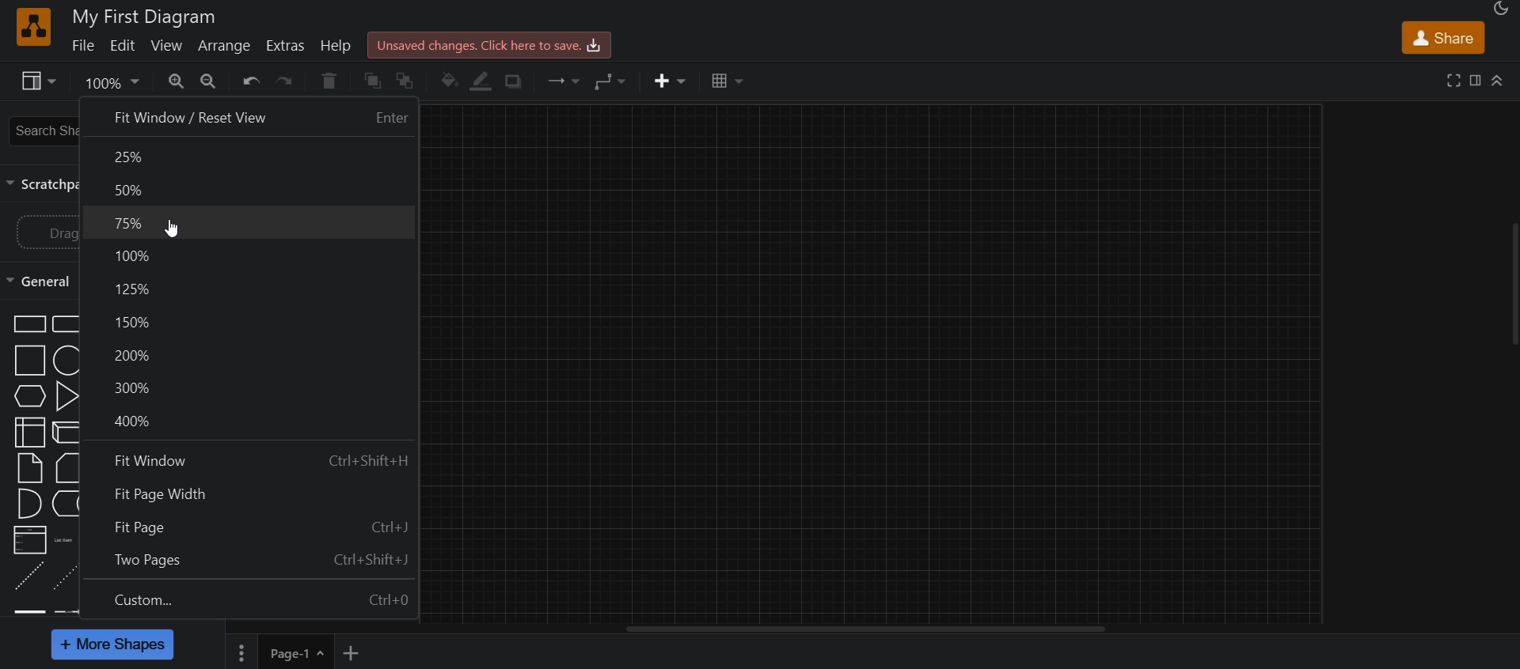 This screenshot has width=1520, height=669. Describe the element at coordinates (254, 497) in the screenshot. I see `fit page width` at that location.